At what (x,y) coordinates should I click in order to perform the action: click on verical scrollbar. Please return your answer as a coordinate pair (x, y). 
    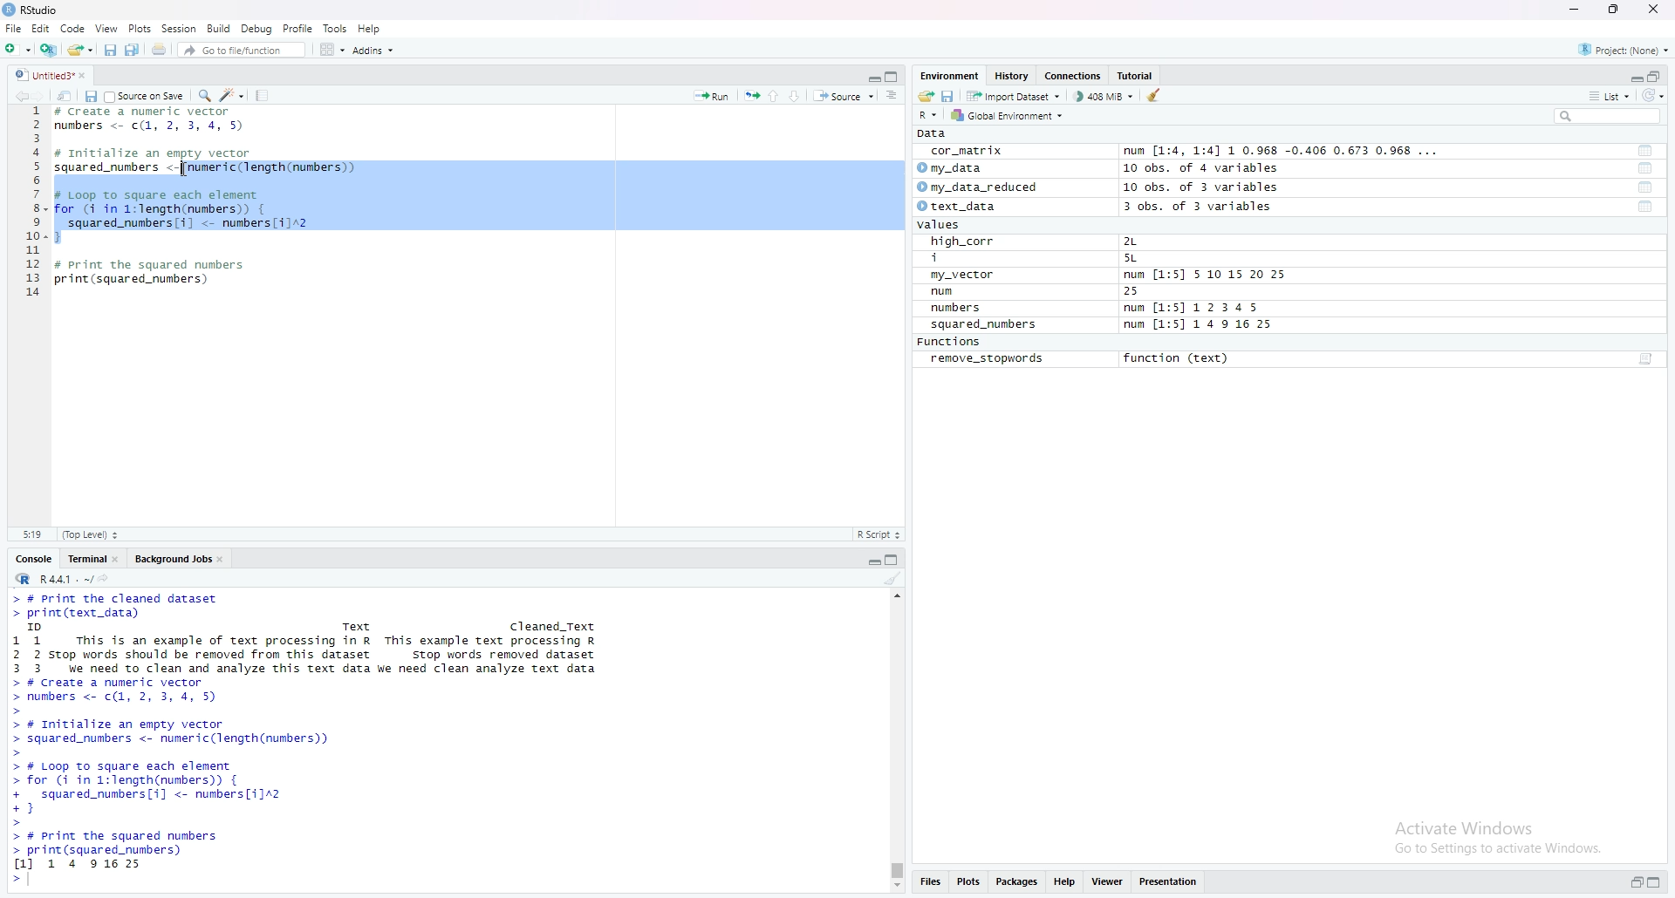
    Looking at the image, I should click on (895, 870).